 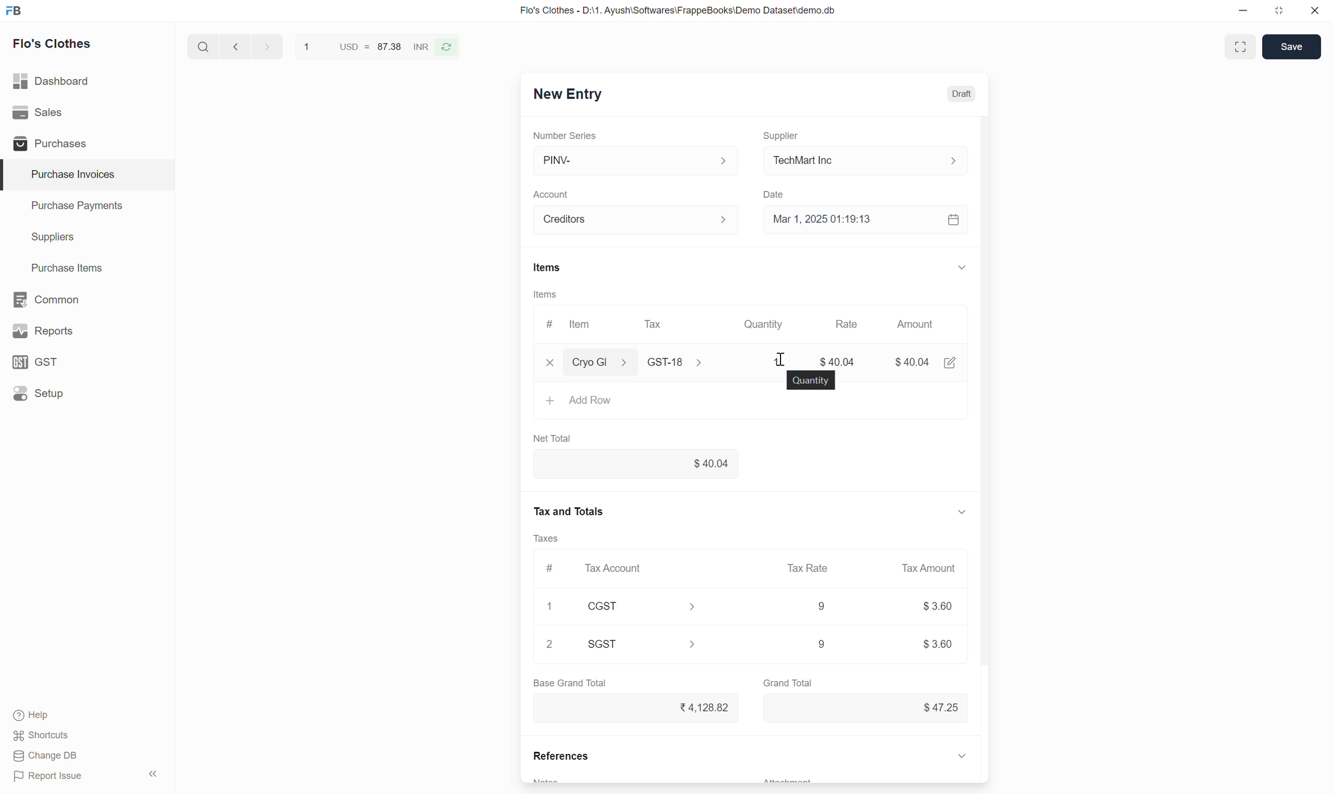 What do you see at coordinates (54, 45) in the screenshot?
I see `Flo's Clothes` at bounding box center [54, 45].